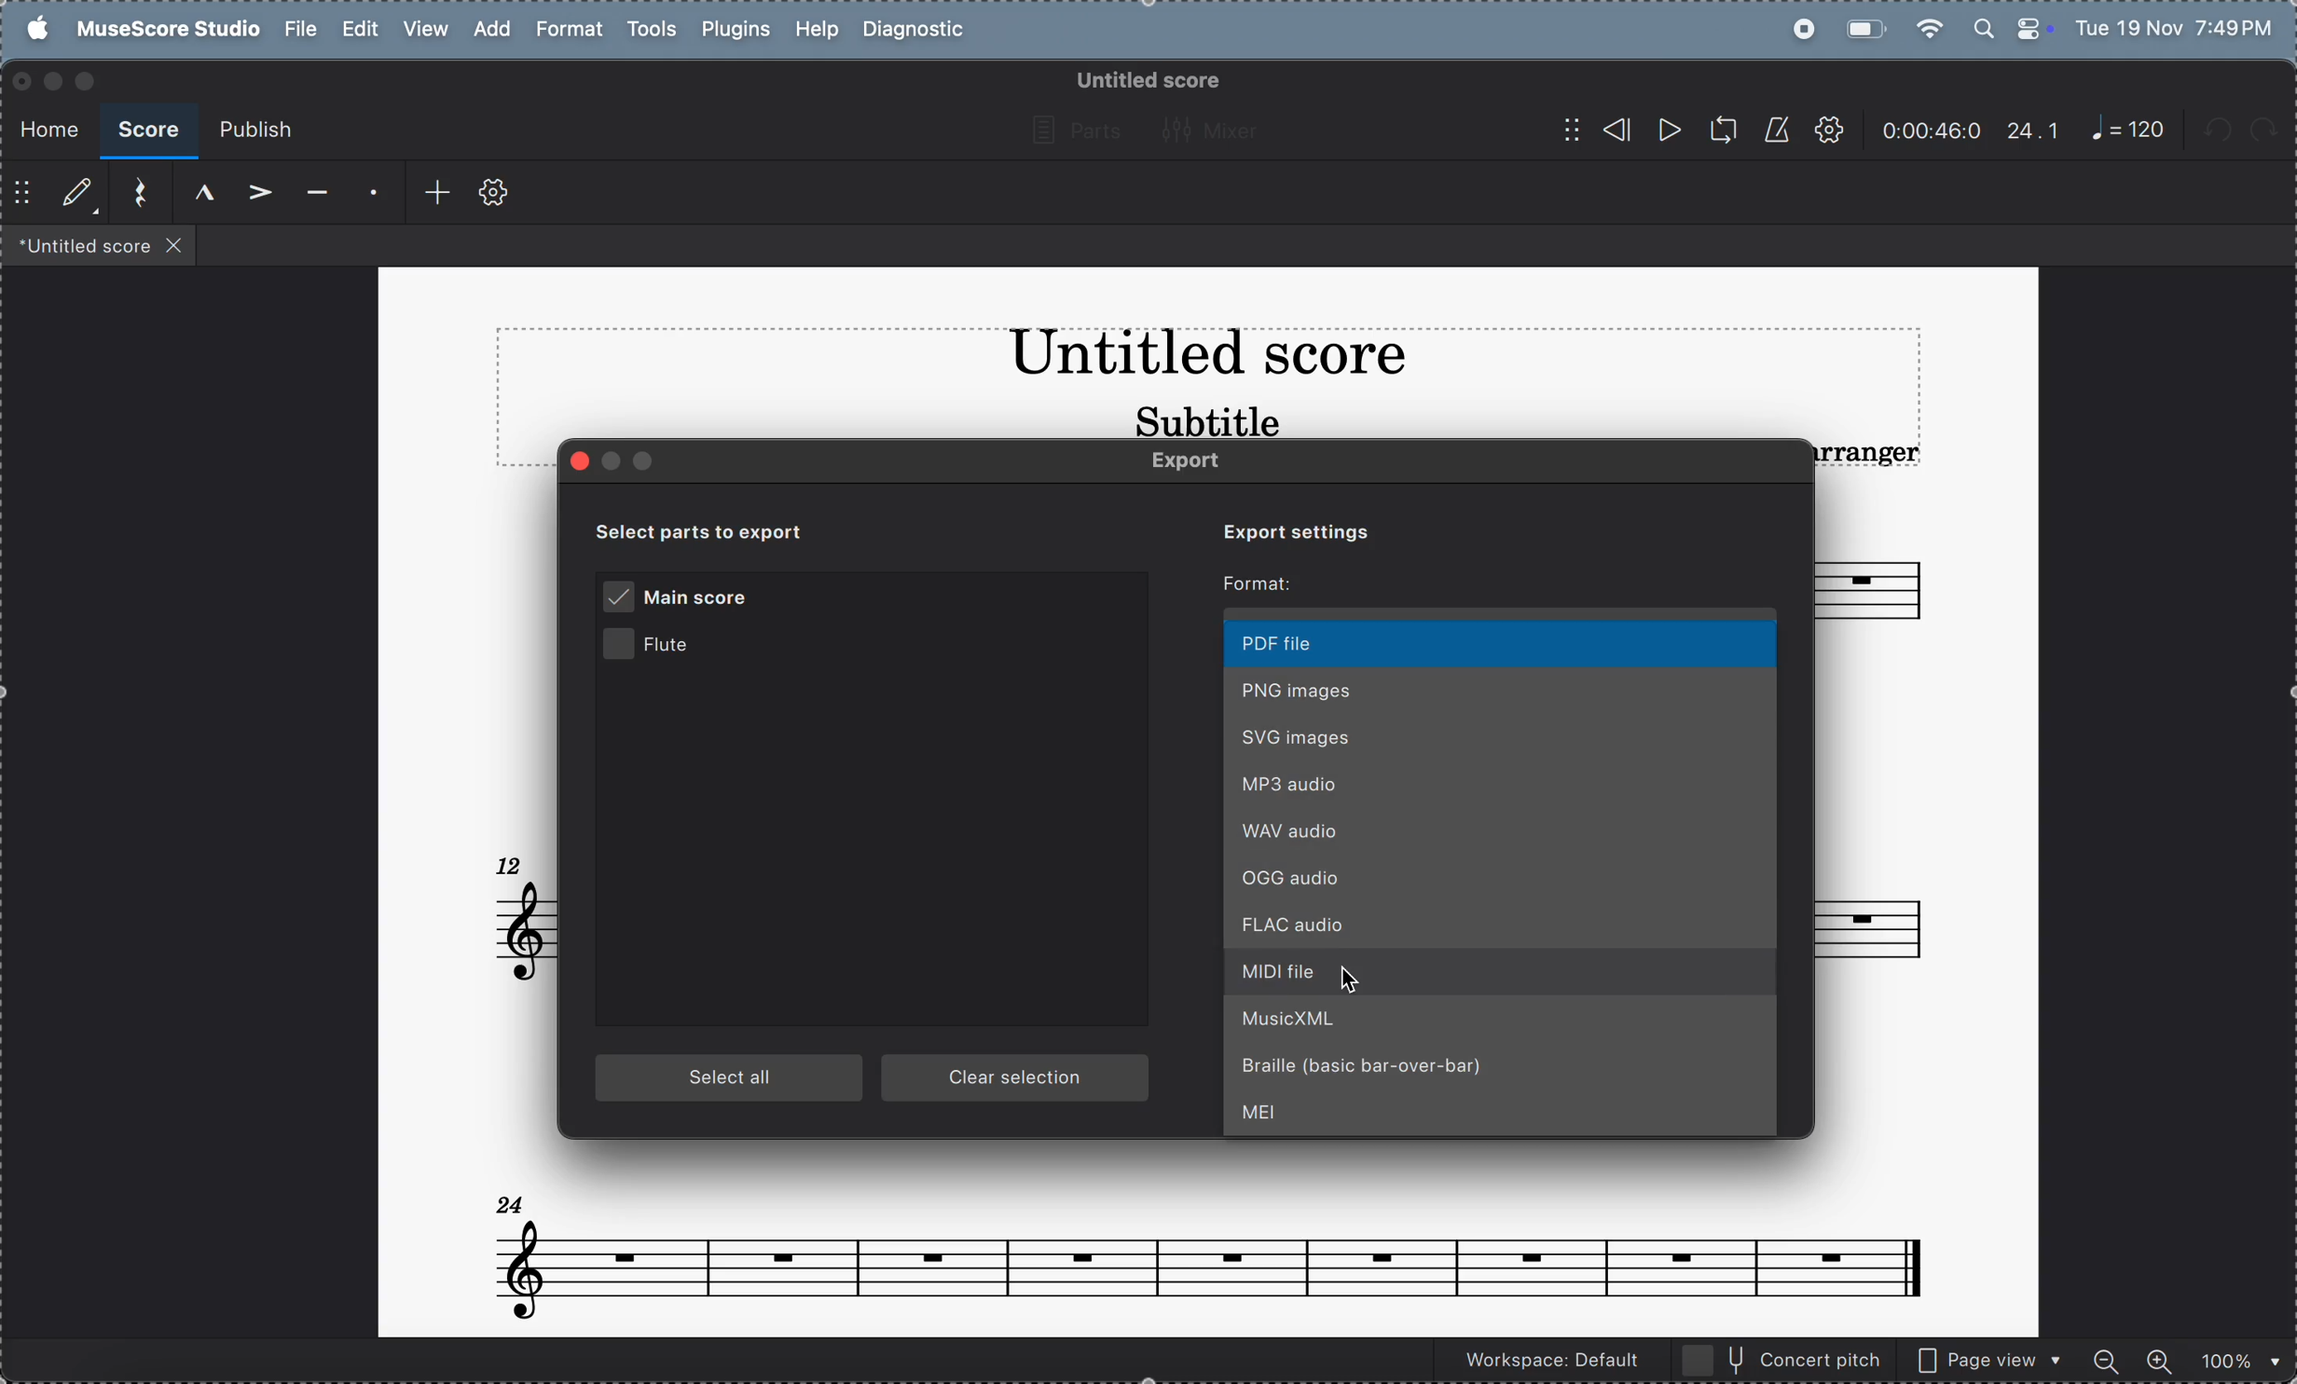 Image resolution: width=2297 pixels, height=1384 pixels. What do you see at coordinates (31, 28) in the screenshot?
I see `apple menu` at bounding box center [31, 28].